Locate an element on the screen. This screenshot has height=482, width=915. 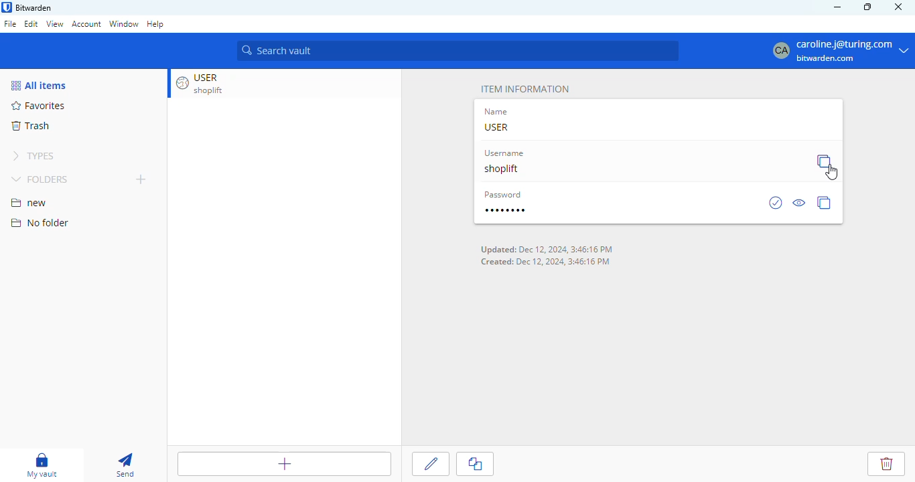
copy username is located at coordinates (823, 161).